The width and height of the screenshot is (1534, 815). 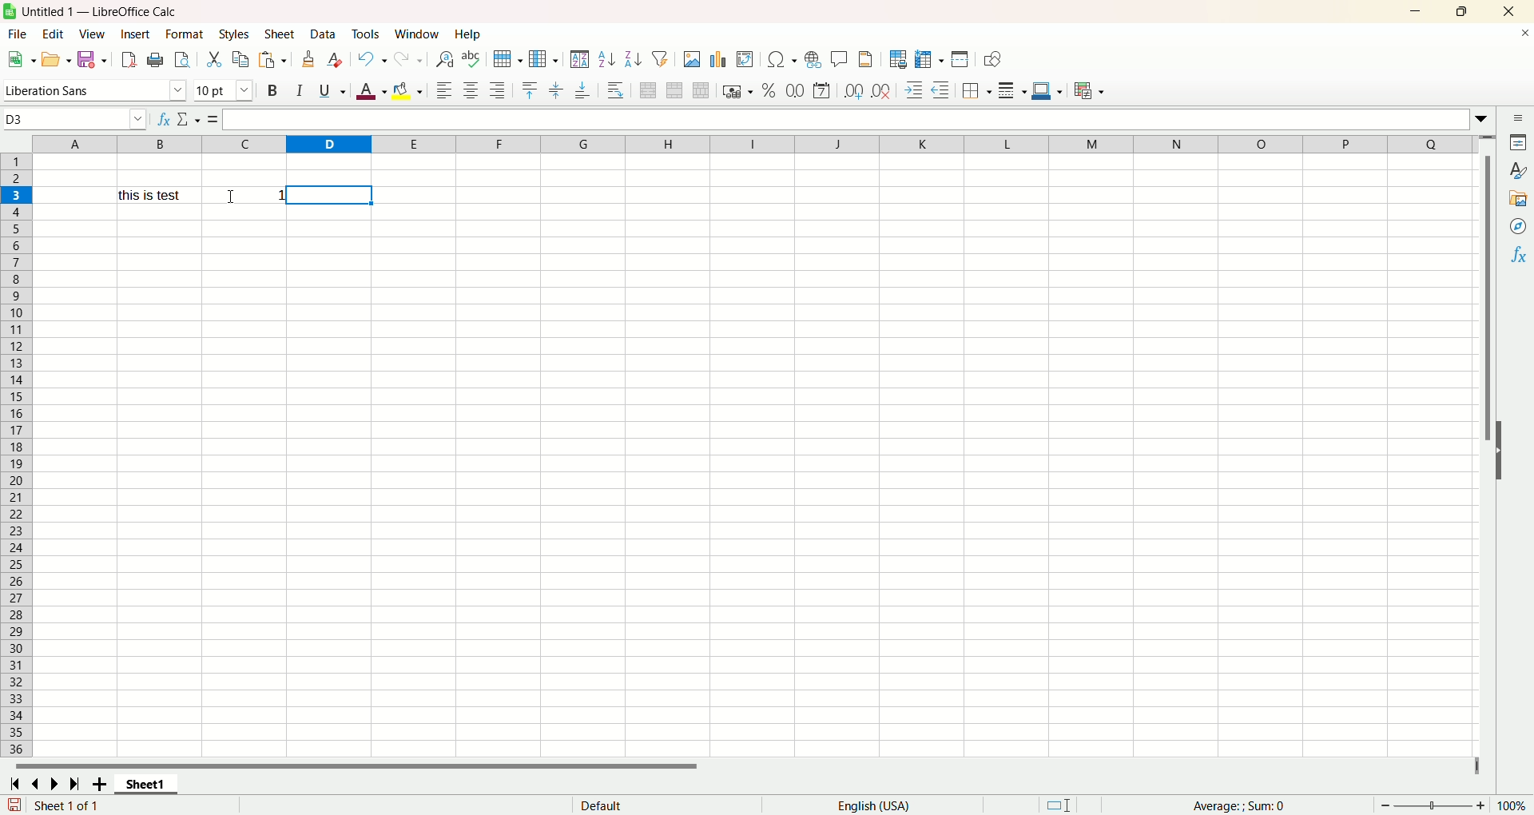 What do you see at coordinates (823, 91) in the screenshot?
I see `format as date` at bounding box center [823, 91].